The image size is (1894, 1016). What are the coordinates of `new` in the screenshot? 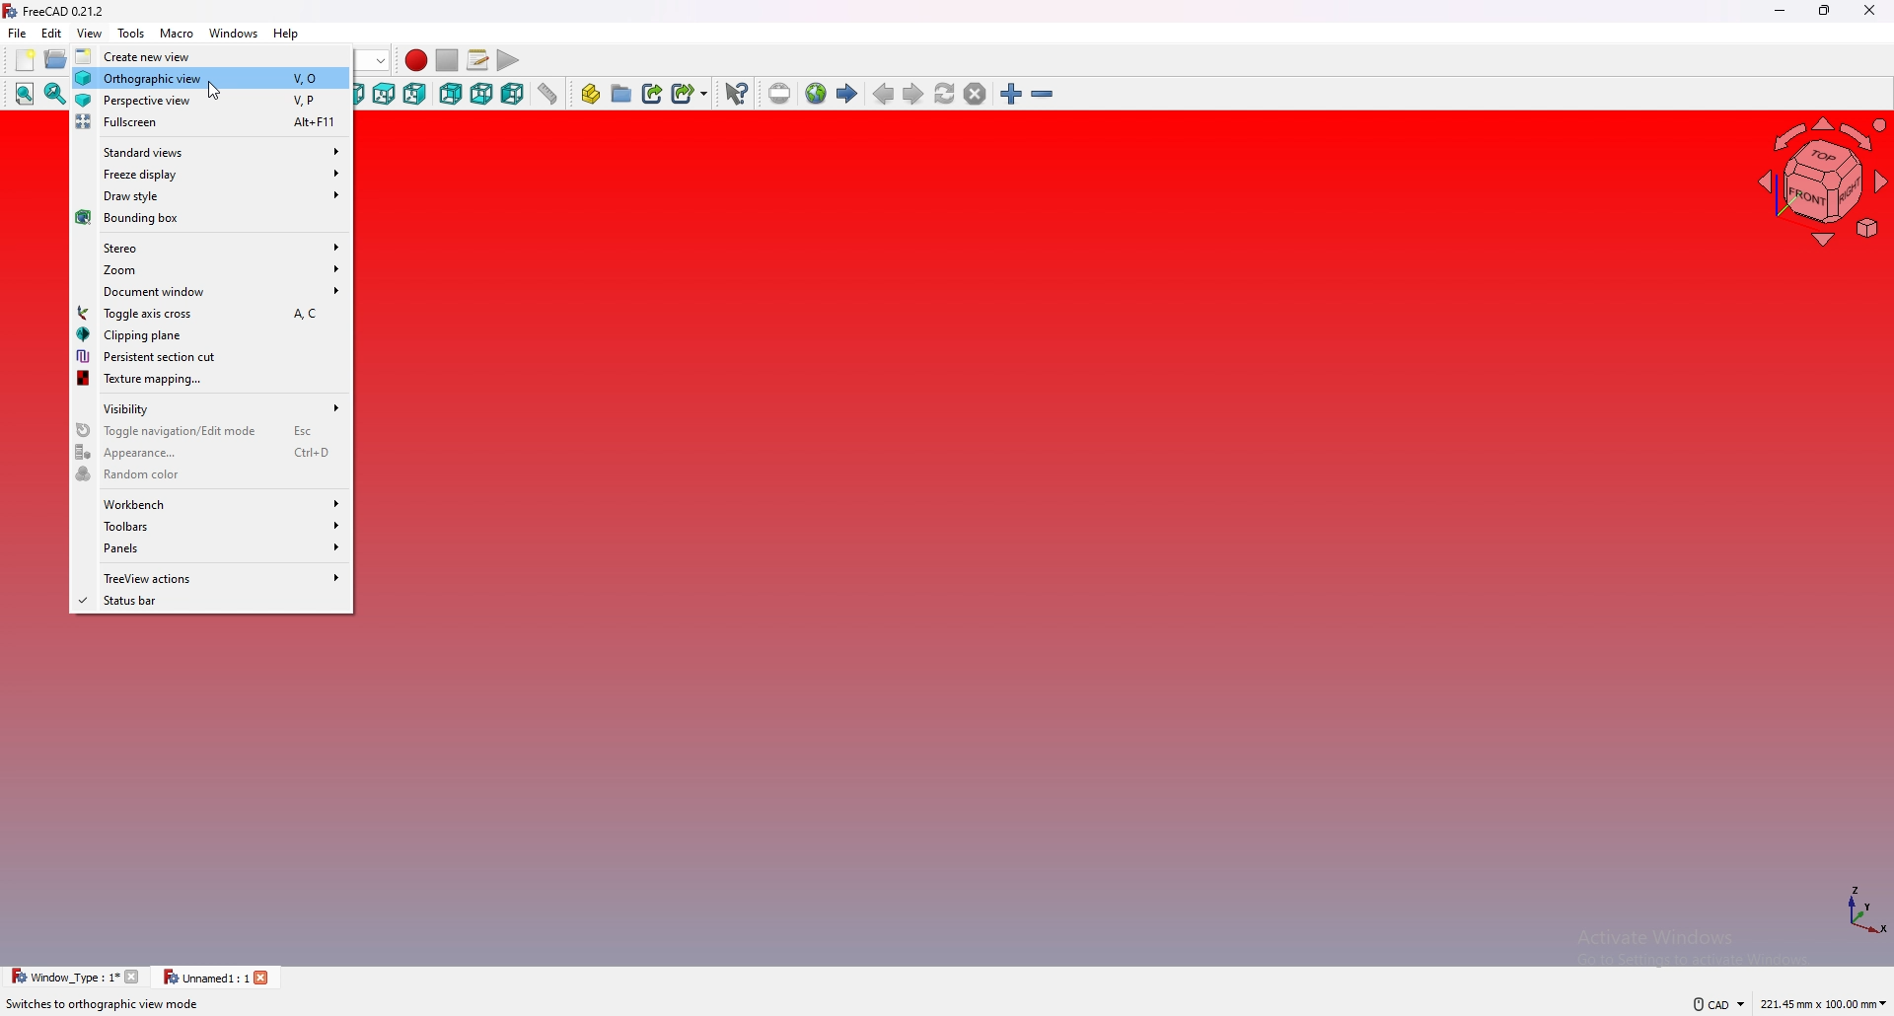 It's located at (25, 59).